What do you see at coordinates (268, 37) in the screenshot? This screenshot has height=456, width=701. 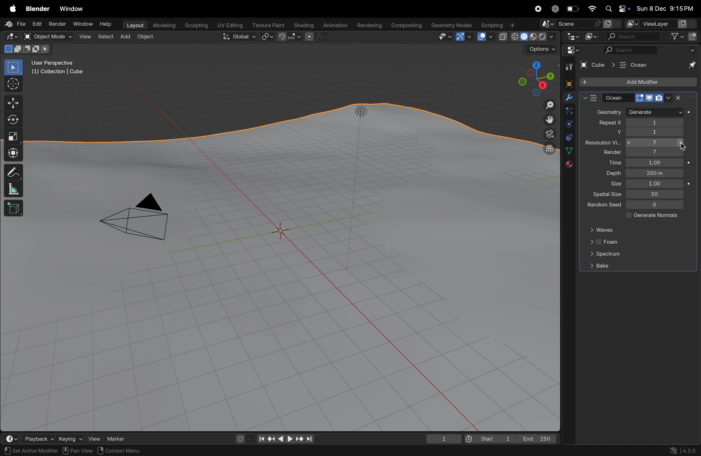 I see `transform pivoit point` at bounding box center [268, 37].